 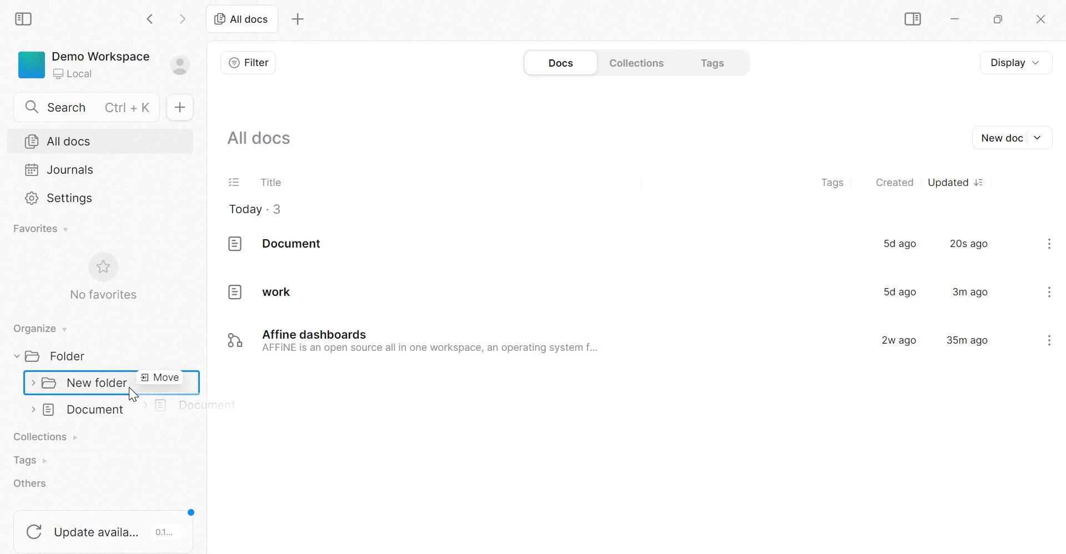 I want to click on go forward, so click(x=184, y=18).